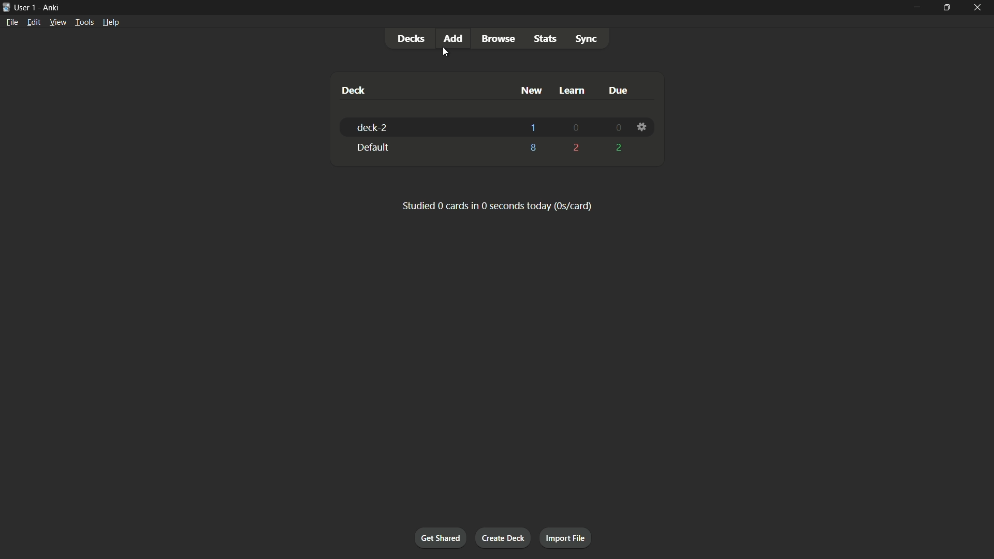 Image resolution: width=994 pixels, height=559 pixels. I want to click on app name, so click(51, 8).